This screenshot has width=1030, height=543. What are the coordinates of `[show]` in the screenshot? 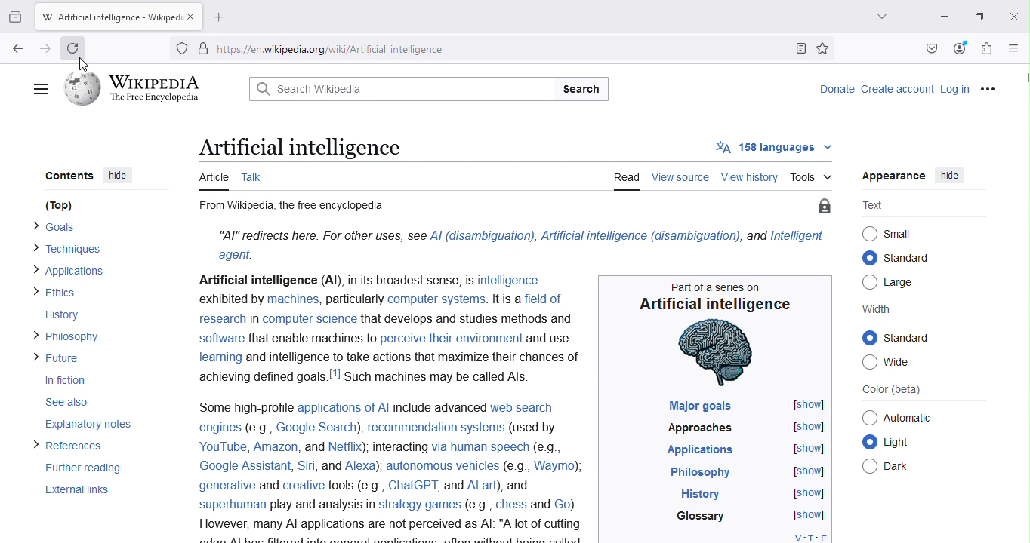 It's located at (809, 428).